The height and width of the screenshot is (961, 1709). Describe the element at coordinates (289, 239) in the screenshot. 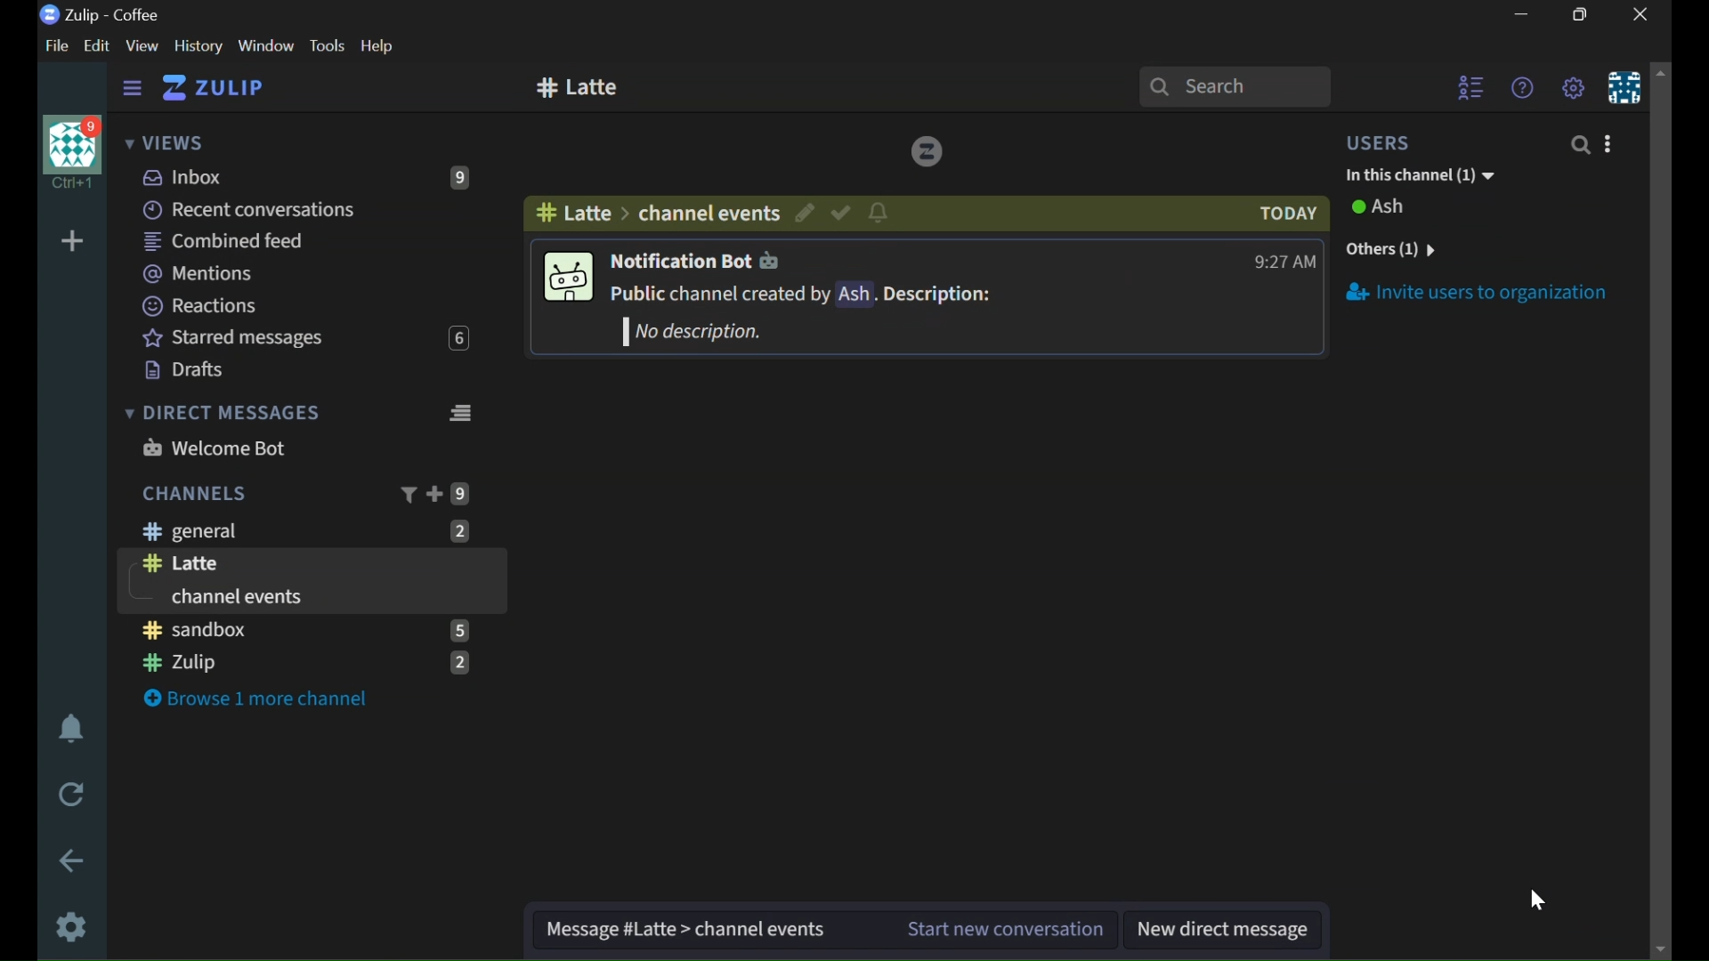

I see `COMBINED FEED` at that location.